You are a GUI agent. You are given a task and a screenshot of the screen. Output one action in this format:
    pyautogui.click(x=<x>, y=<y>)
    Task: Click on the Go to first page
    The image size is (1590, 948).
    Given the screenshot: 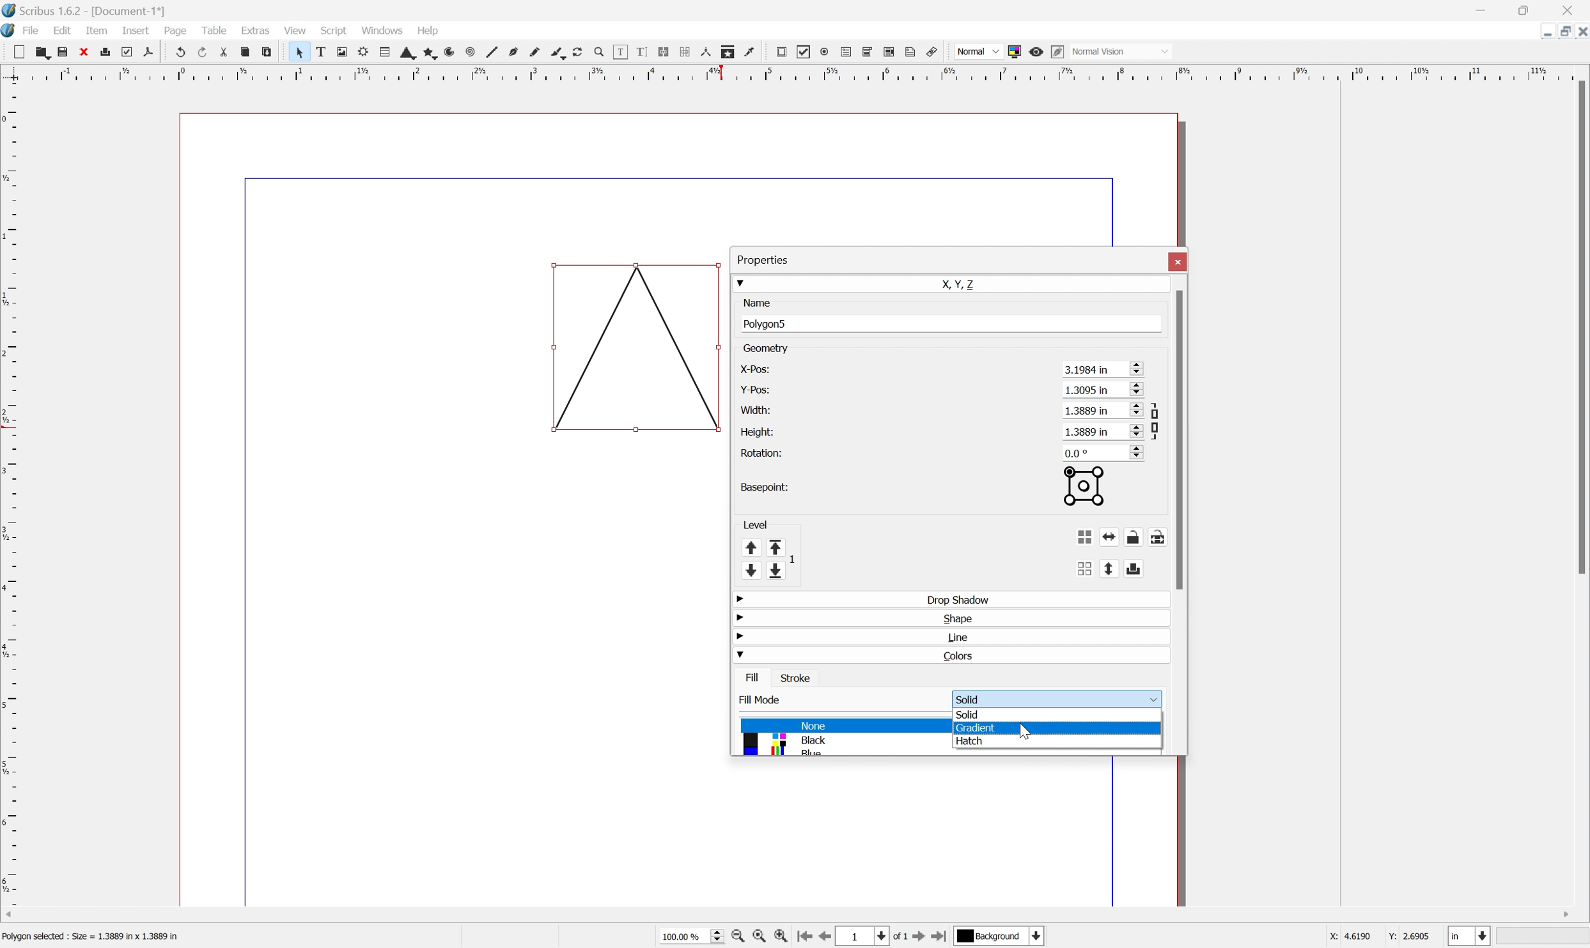 What is the action you would take?
    pyautogui.click(x=804, y=937)
    